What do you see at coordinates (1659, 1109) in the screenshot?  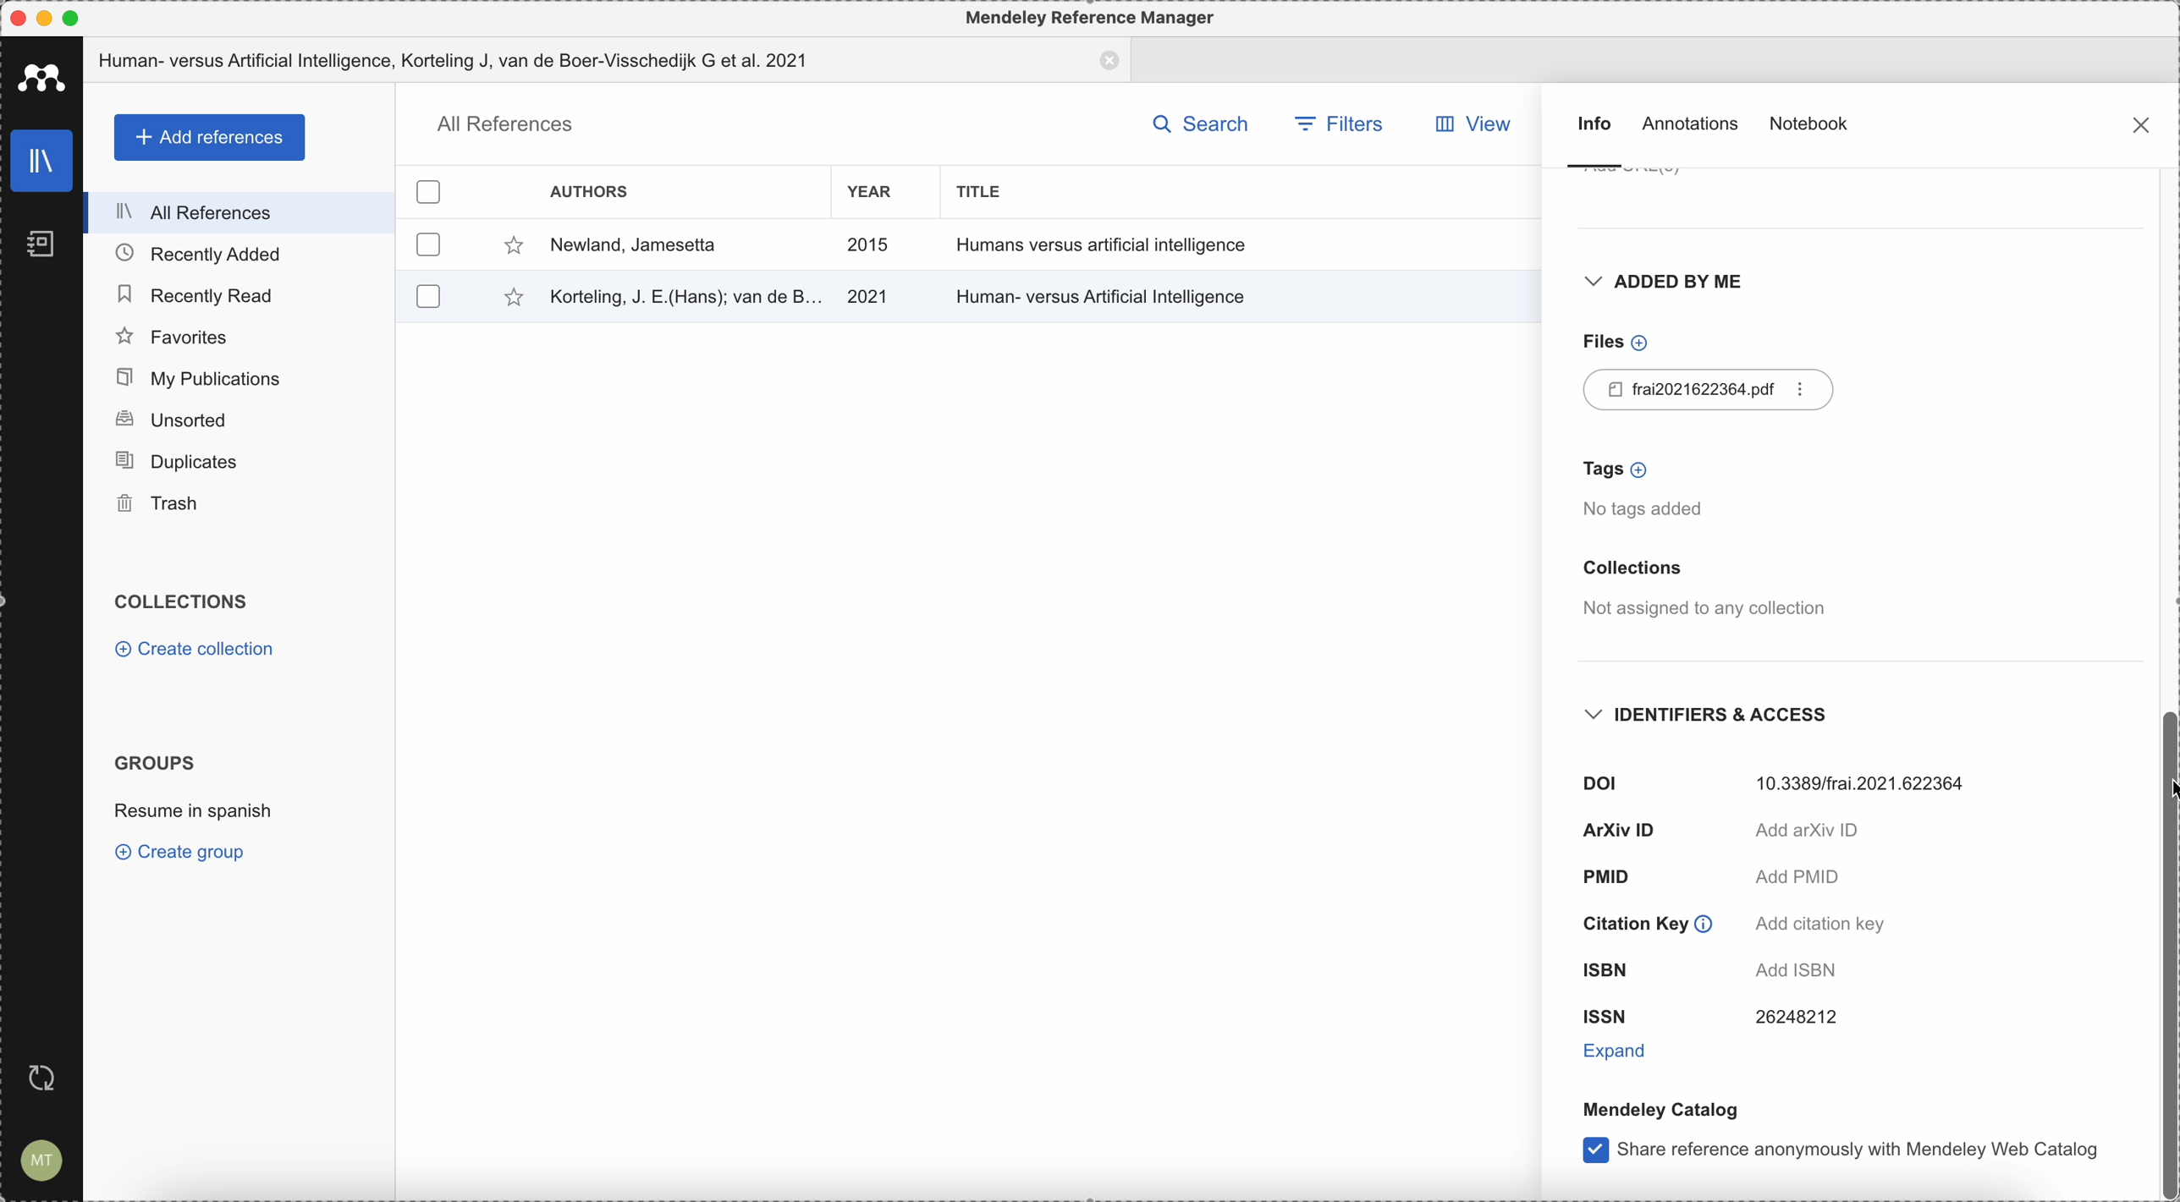 I see `mendeley catalog` at bounding box center [1659, 1109].